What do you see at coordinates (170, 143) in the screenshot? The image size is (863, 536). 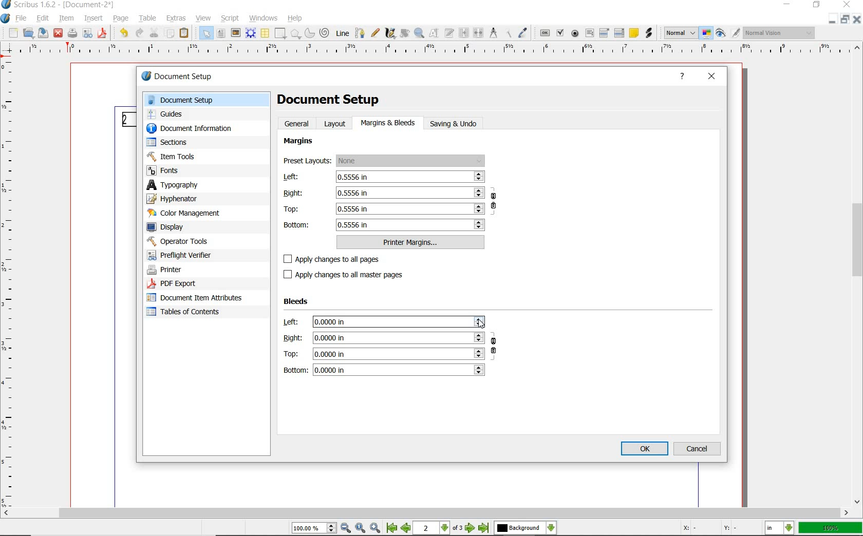 I see `sectors` at bounding box center [170, 143].